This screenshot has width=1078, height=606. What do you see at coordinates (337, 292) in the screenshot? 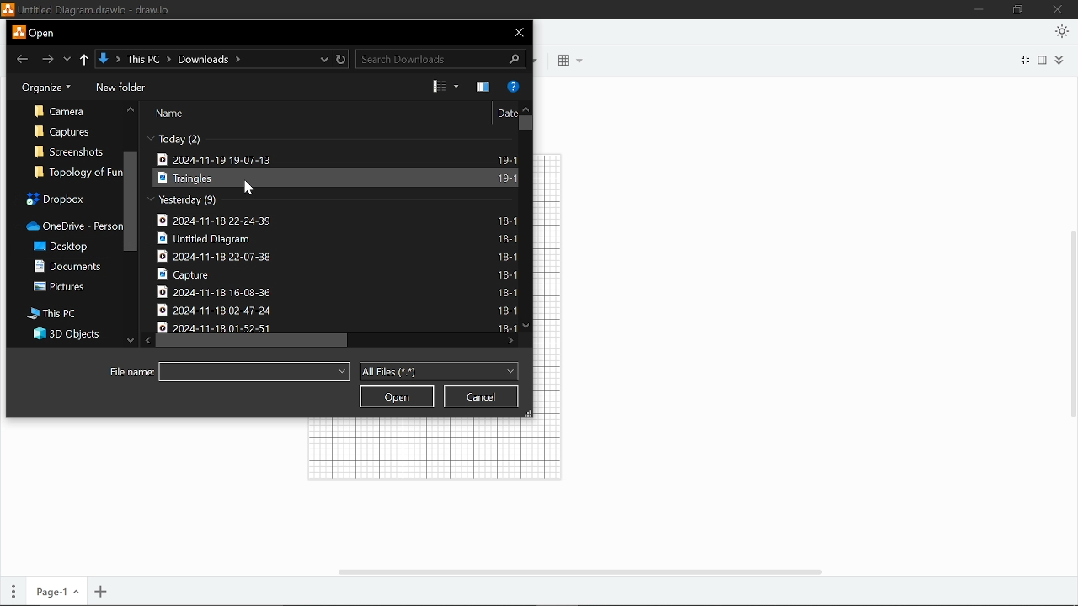
I see `2024-11-18 16-08-36 18-1` at bounding box center [337, 292].